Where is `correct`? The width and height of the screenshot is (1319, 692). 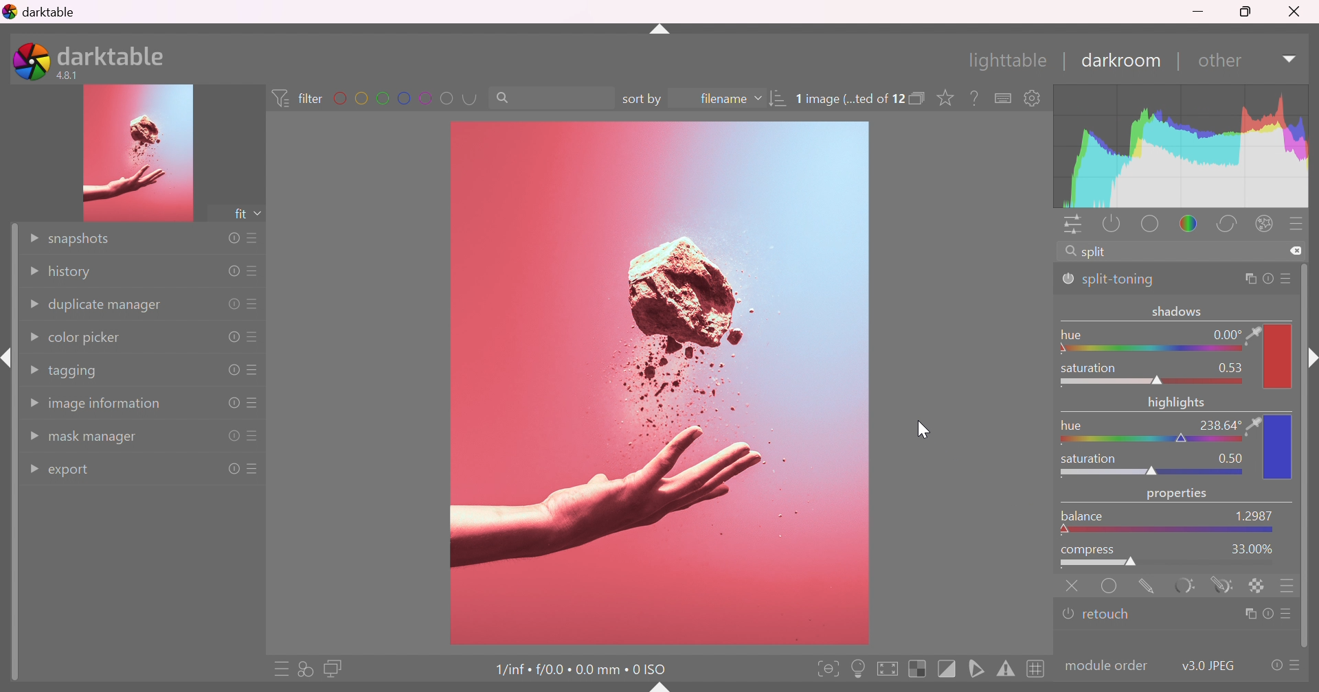 correct is located at coordinates (1230, 225).